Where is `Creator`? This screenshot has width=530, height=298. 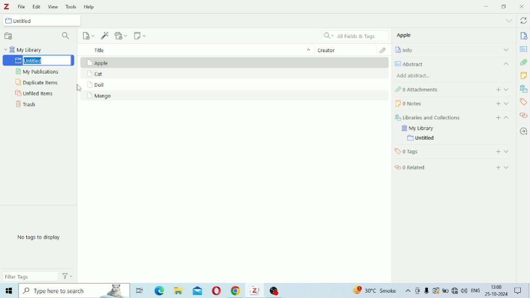
Creator is located at coordinates (347, 49).